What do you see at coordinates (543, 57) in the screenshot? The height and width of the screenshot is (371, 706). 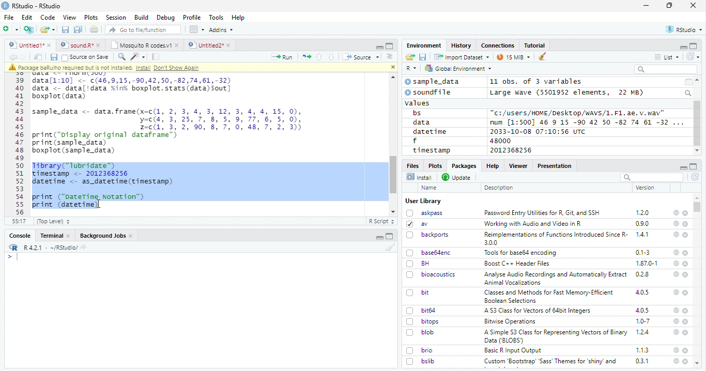 I see `clear workspace` at bounding box center [543, 57].